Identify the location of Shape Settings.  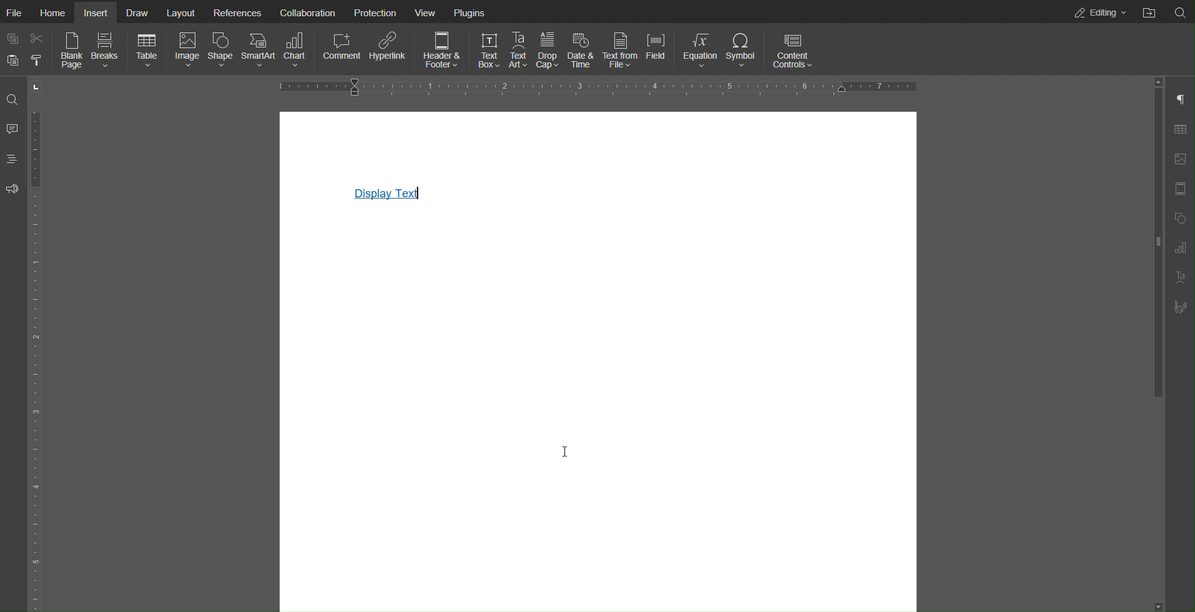
(1179, 218).